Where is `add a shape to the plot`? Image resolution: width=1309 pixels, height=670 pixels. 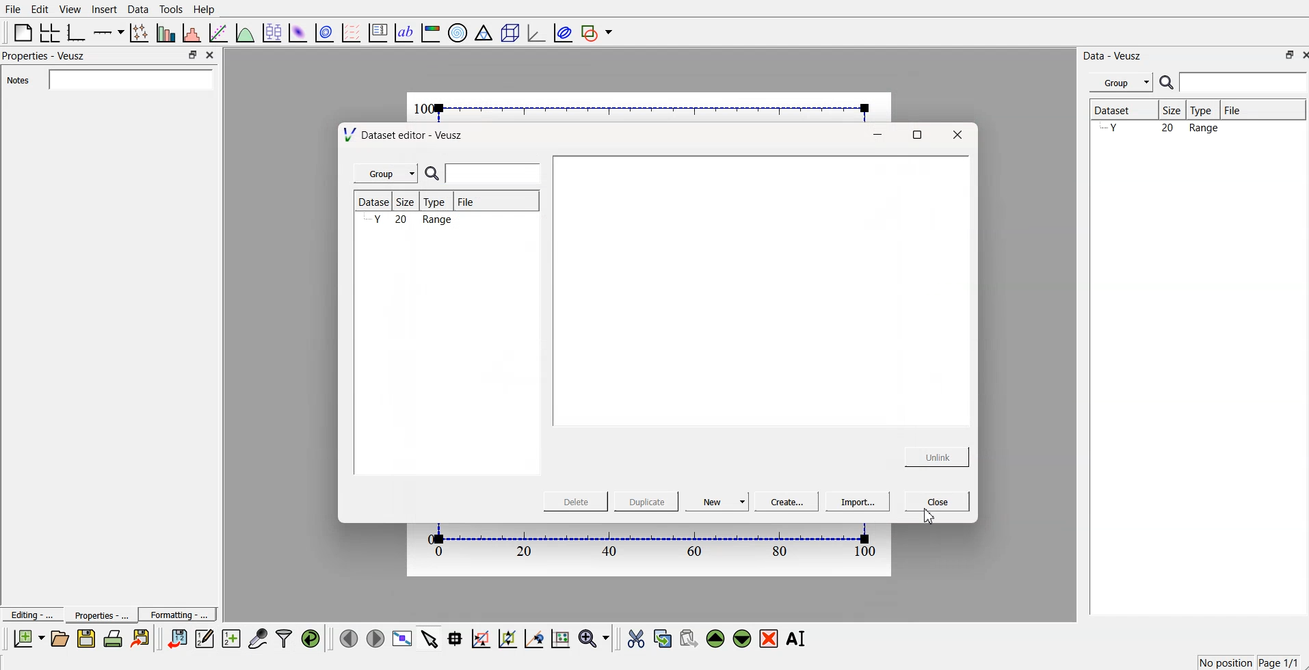
add a shape to the plot is located at coordinates (598, 32).